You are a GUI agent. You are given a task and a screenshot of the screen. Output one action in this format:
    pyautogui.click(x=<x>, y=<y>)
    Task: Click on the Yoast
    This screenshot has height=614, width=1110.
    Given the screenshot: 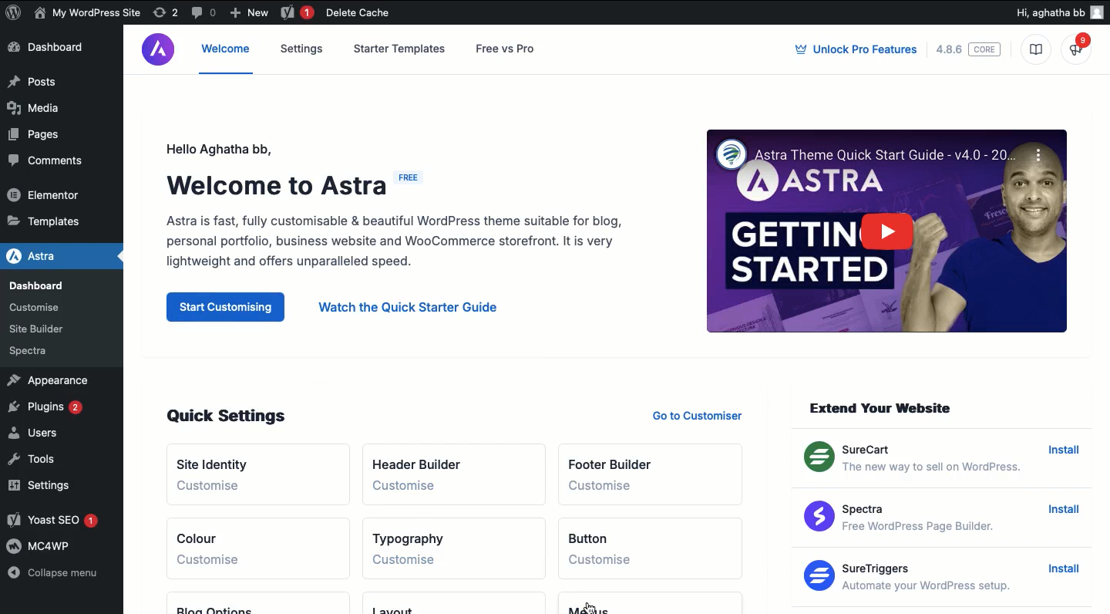 What is the action you would take?
    pyautogui.click(x=296, y=13)
    